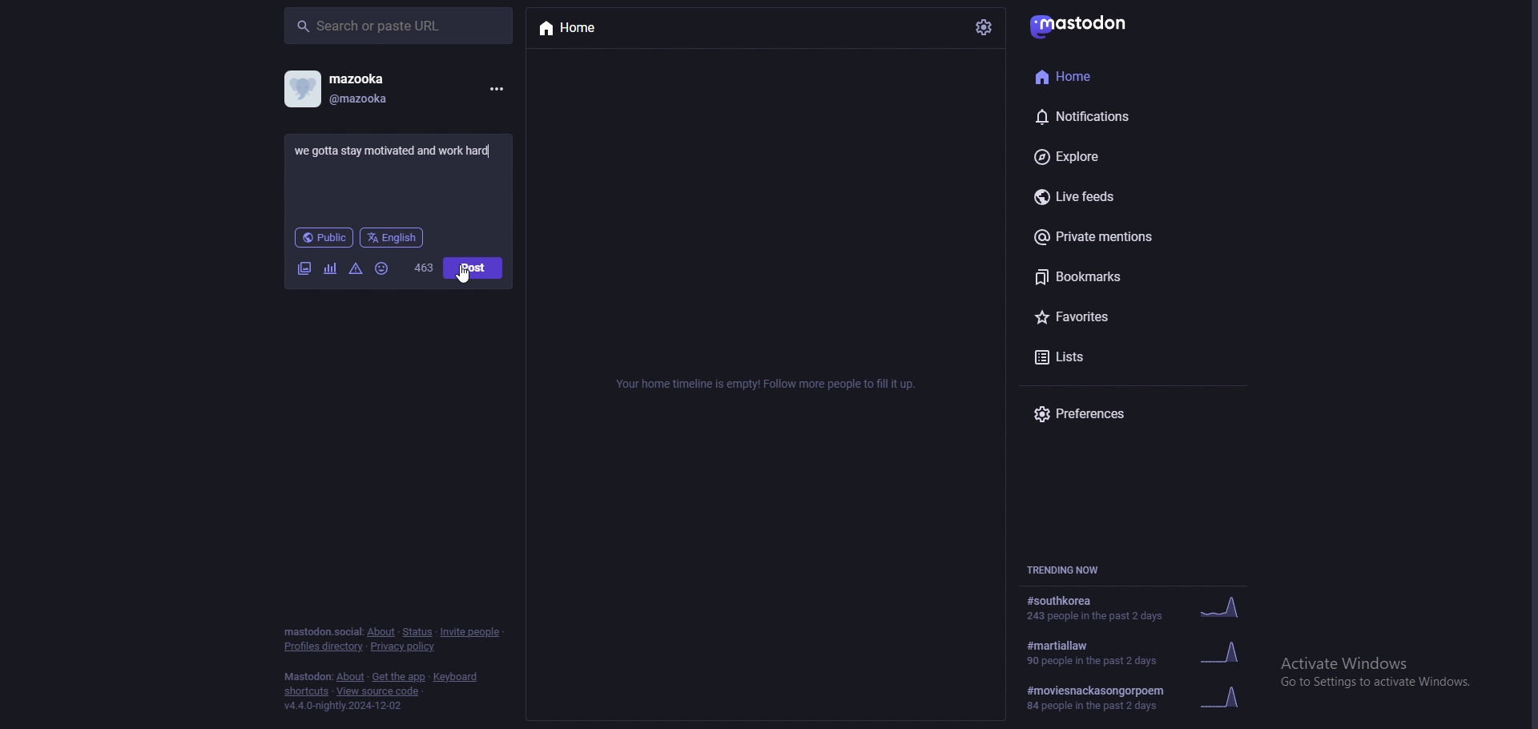 Image resolution: width=1538 pixels, height=729 pixels. I want to click on version, so click(346, 706).